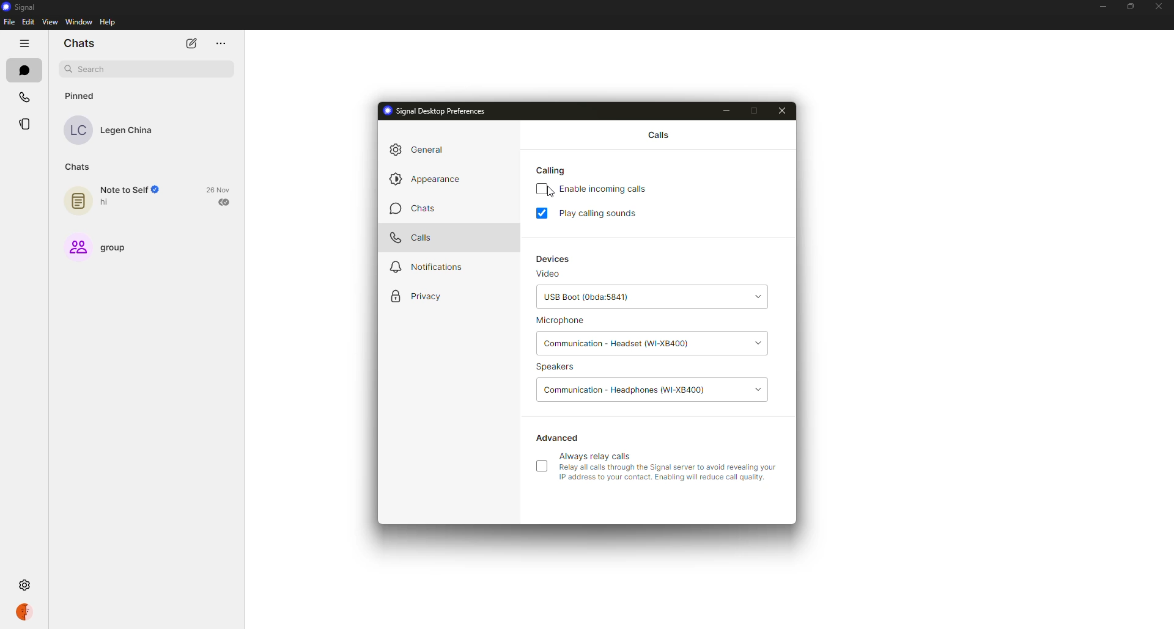 The height and width of the screenshot is (629, 1174). I want to click on sent, so click(223, 202).